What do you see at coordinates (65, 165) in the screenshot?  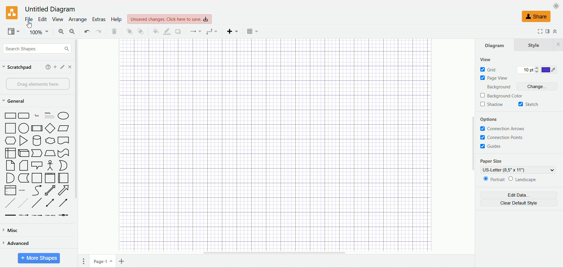 I see `Or` at bounding box center [65, 165].